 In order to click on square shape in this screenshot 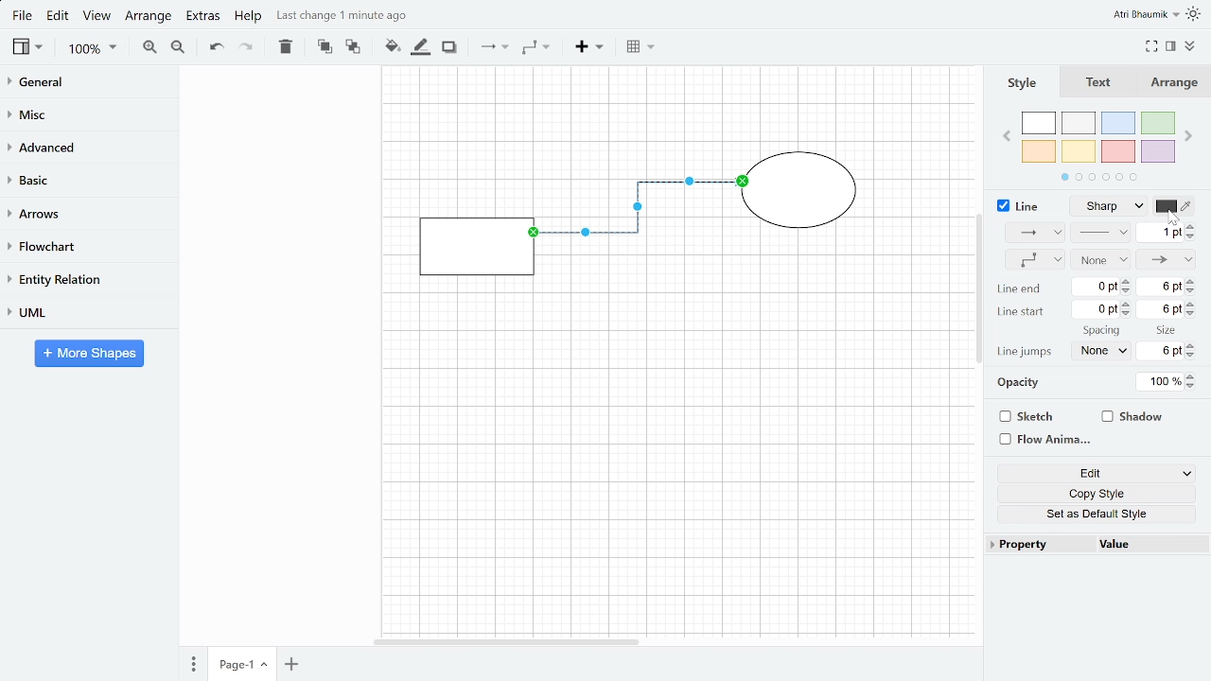, I will do `click(475, 246)`.